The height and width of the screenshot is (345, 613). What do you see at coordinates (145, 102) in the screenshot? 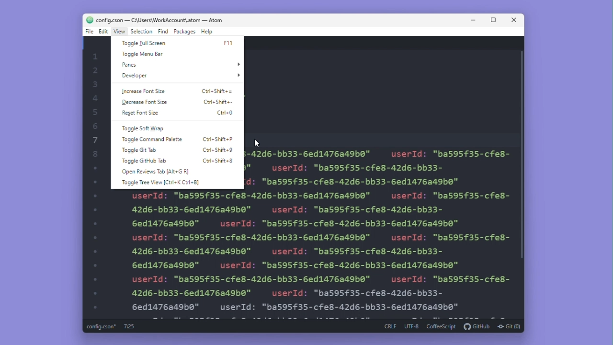
I see `Decrease font size` at bounding box center [145, 102].